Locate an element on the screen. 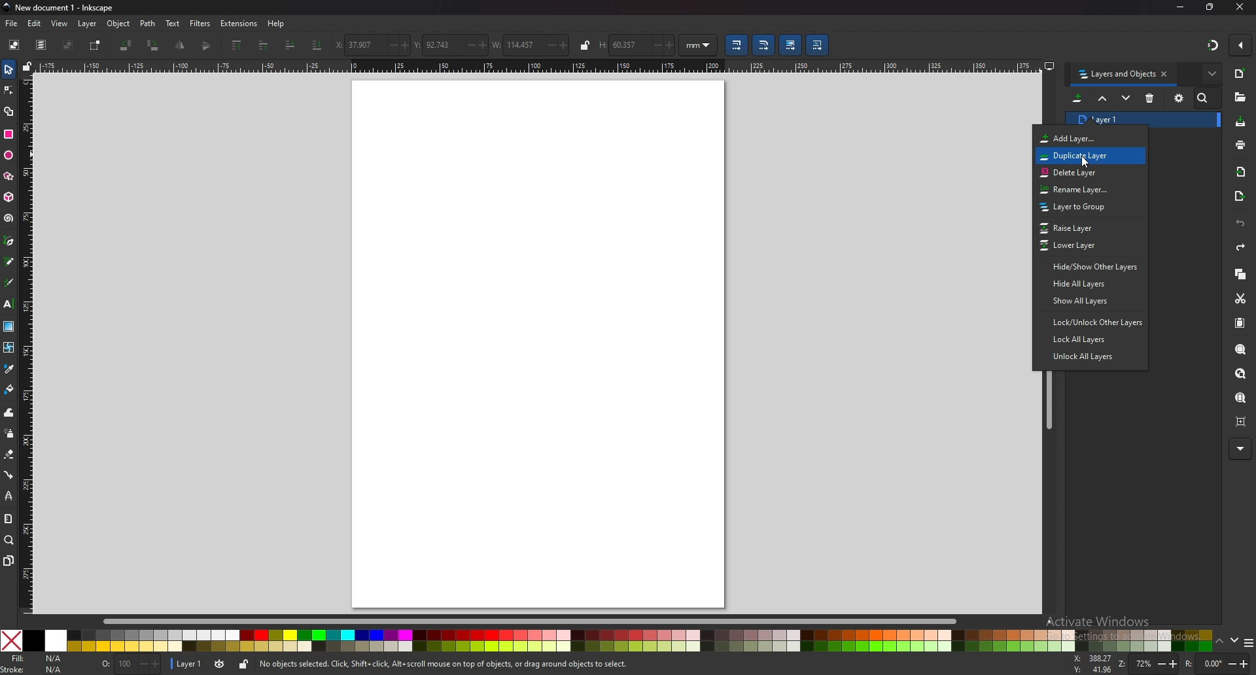 This screenshot has width=1256, height=675. tweak is located at coordinates (9, 413).